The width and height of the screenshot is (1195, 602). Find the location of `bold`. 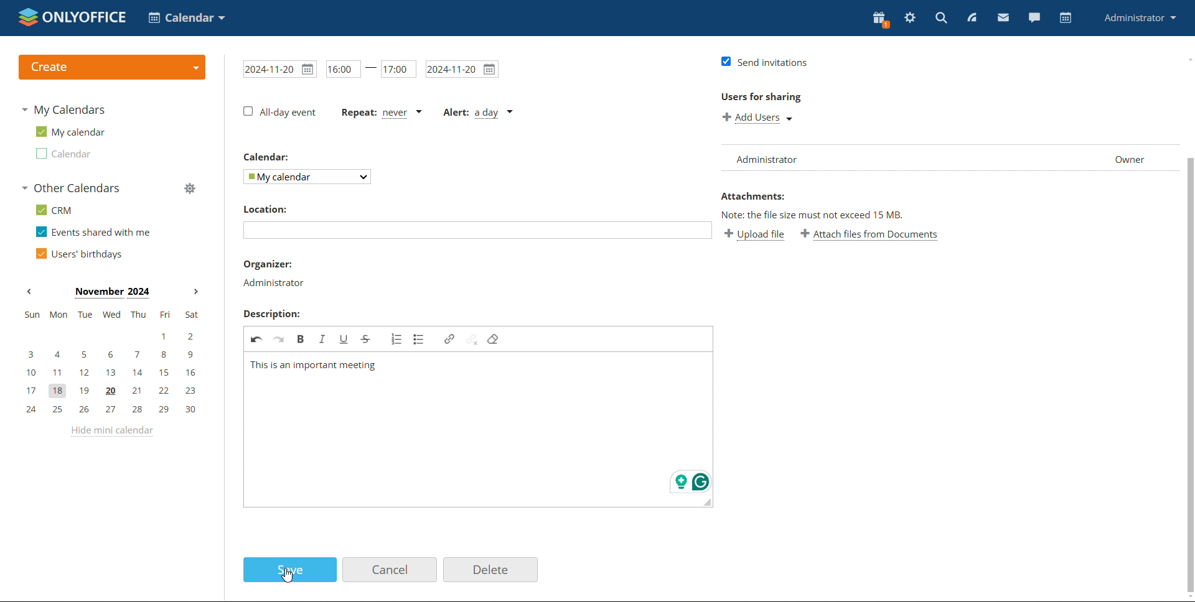

bold is located at coordinates (302, 339).